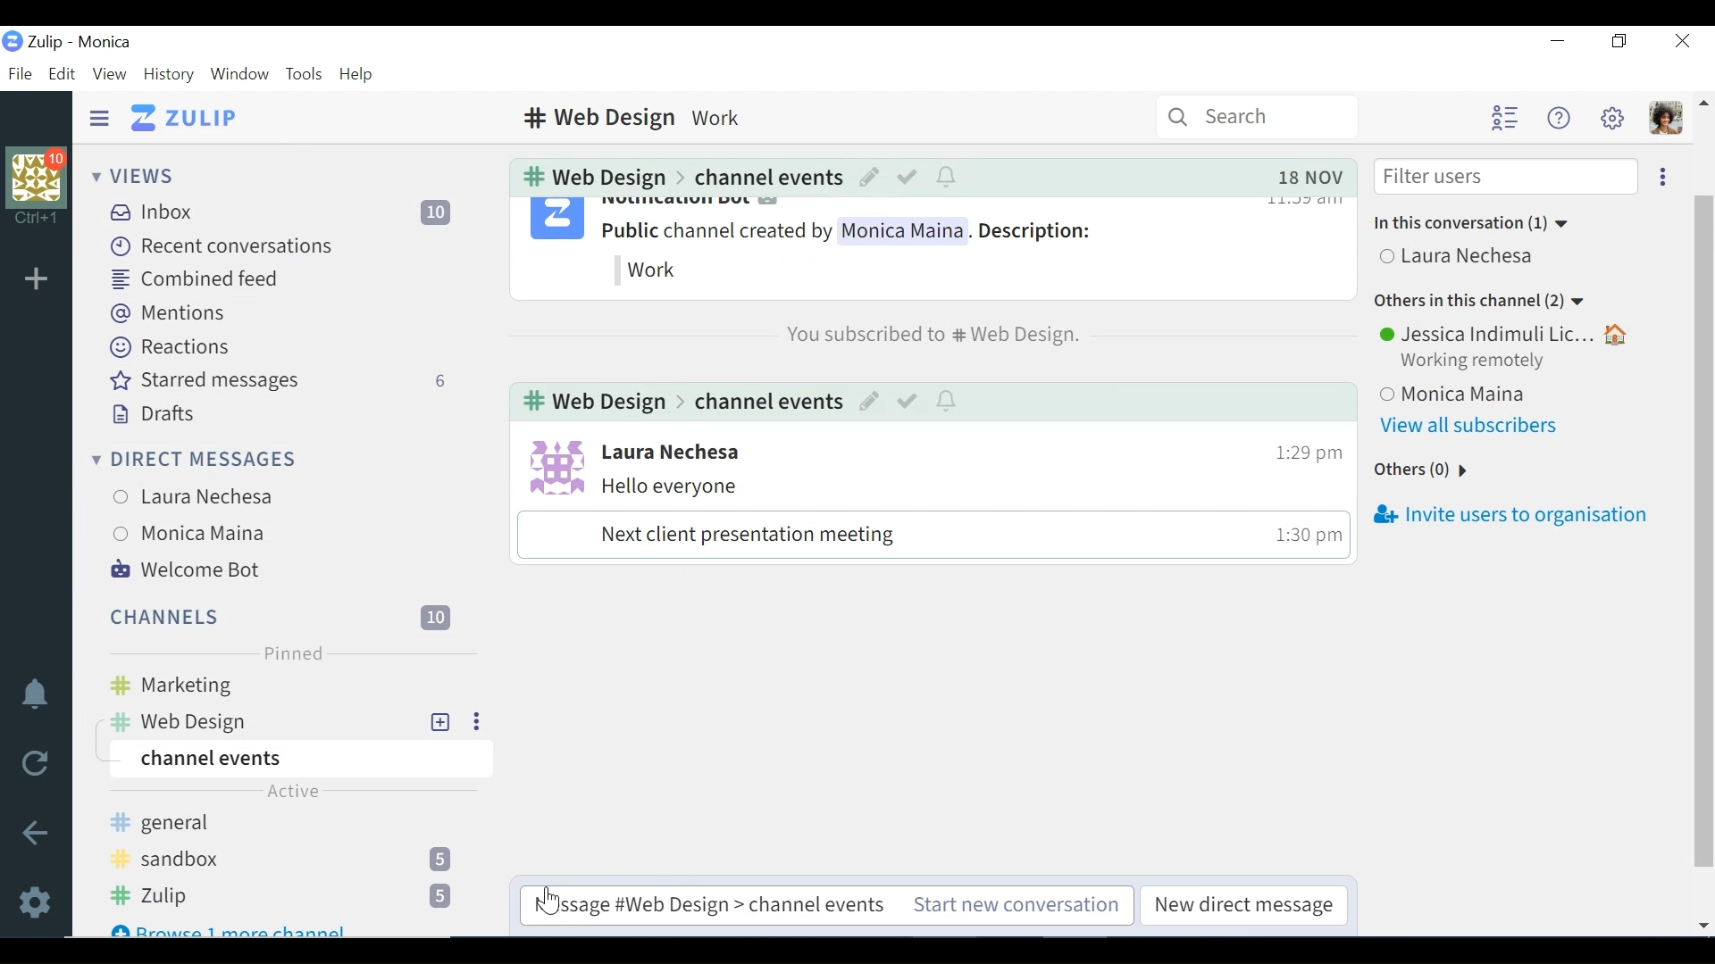  Describe the element at coordinates (867, 176) in the screenshot. I see `Edit` at that location.